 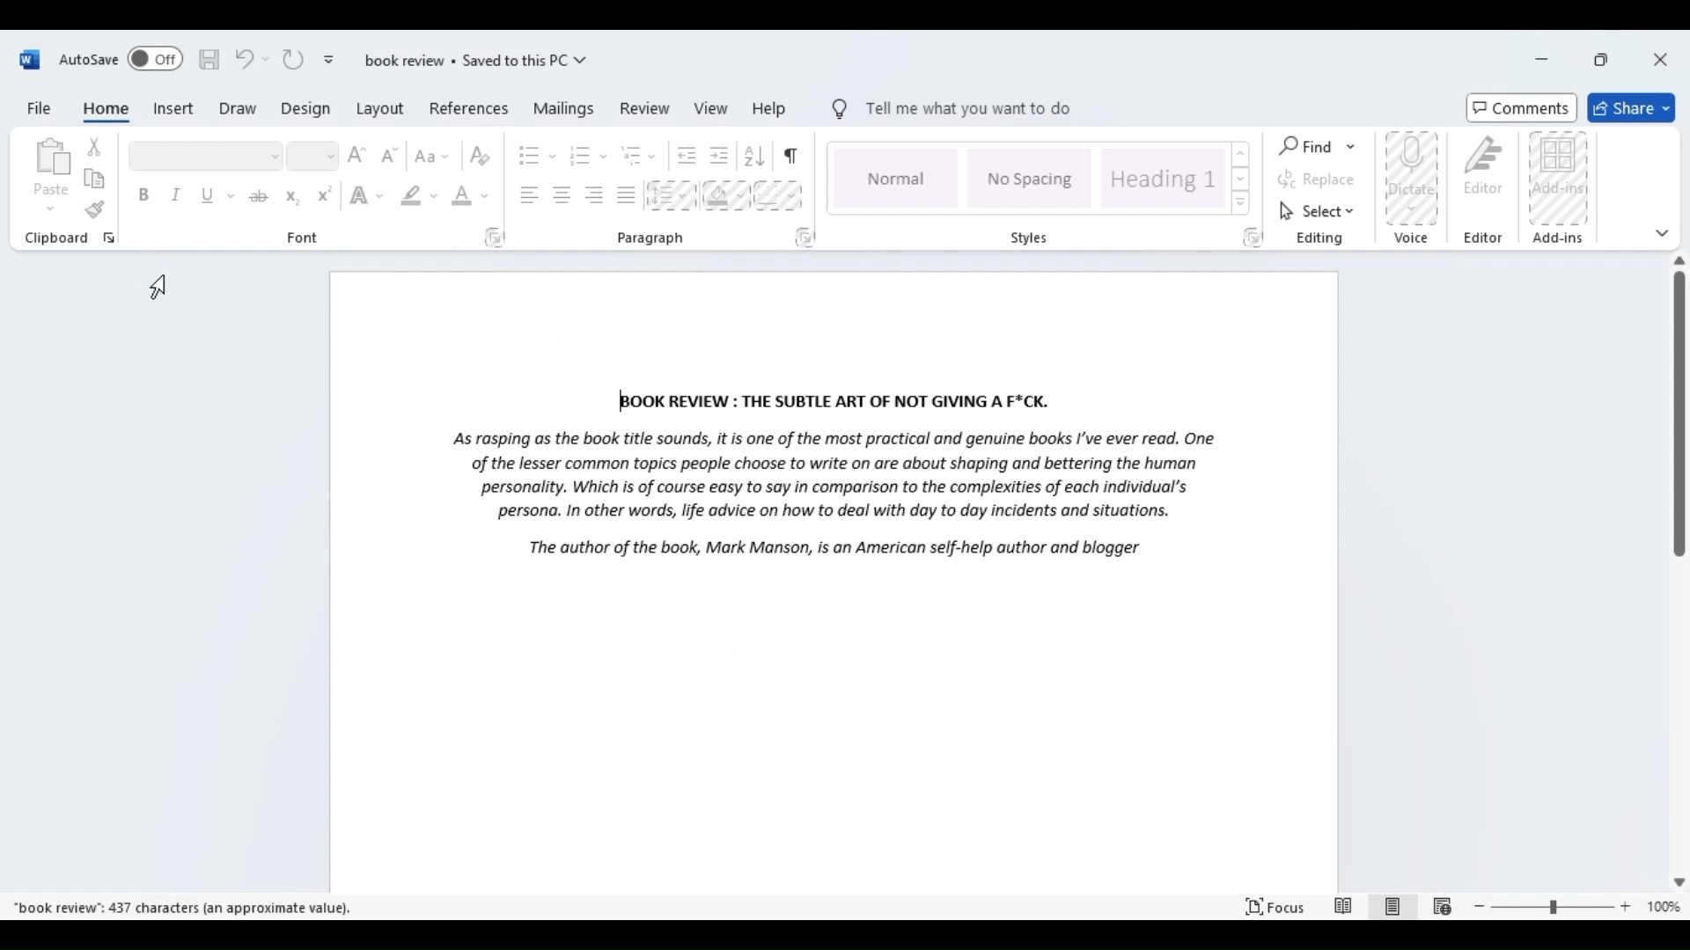 What do you see at coordinates (662, 192) in the screenshot?
I see `paragraph` at bounding box center [662, 192].